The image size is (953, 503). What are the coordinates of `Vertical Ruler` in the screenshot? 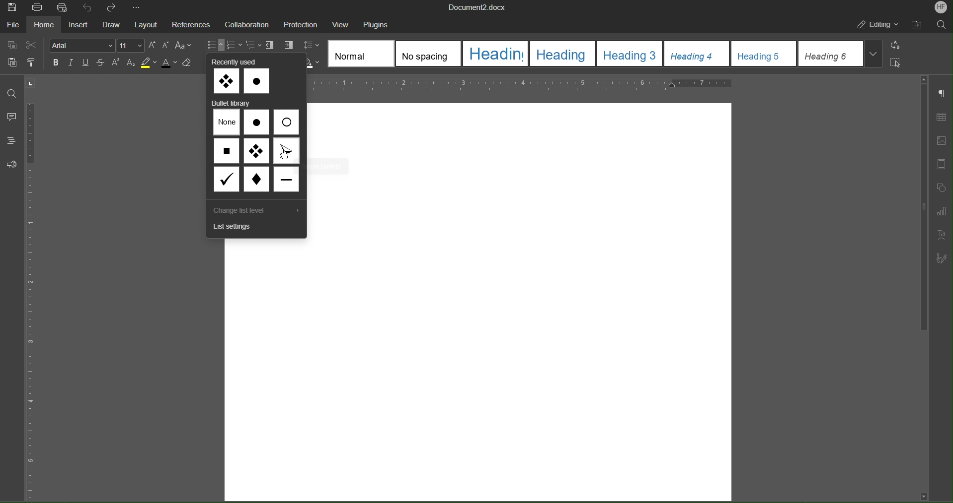 It's located at (36, 293).